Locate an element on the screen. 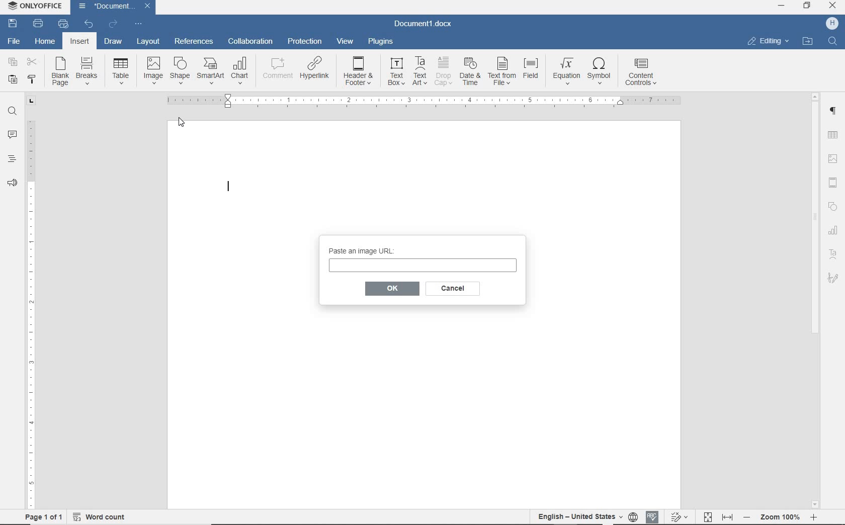 The image size is (845, 525). image is located at coordinates (153, 68).